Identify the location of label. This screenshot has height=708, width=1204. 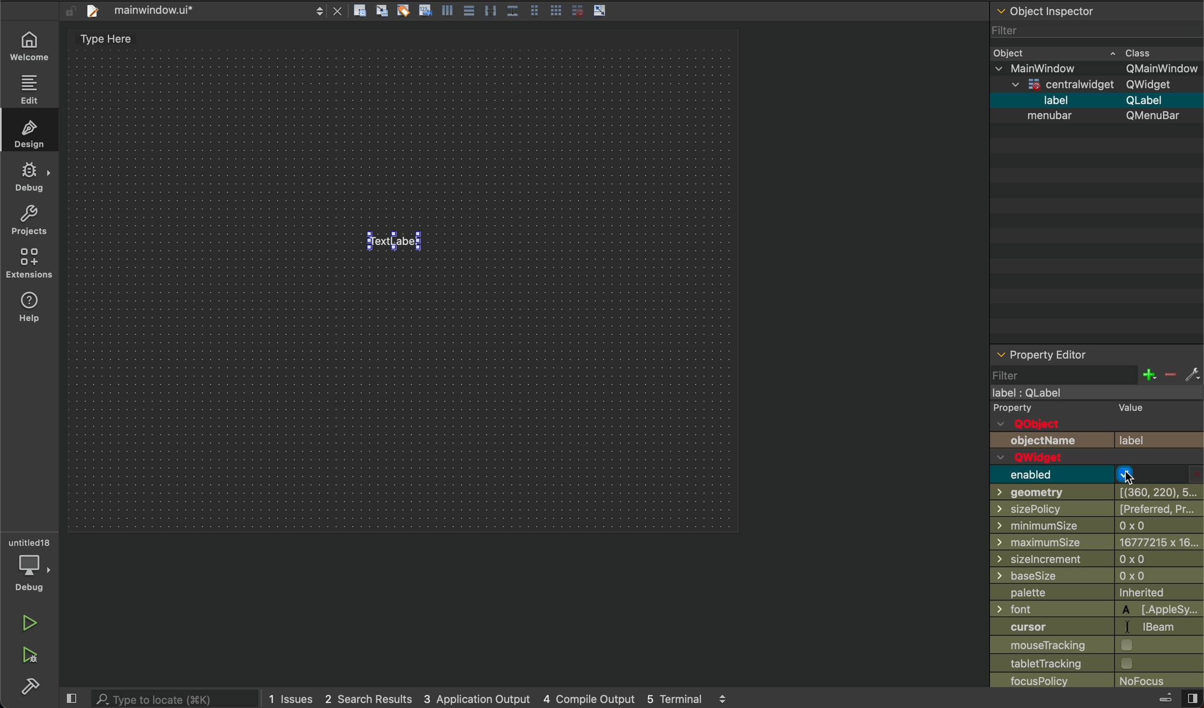
(1057, 100).